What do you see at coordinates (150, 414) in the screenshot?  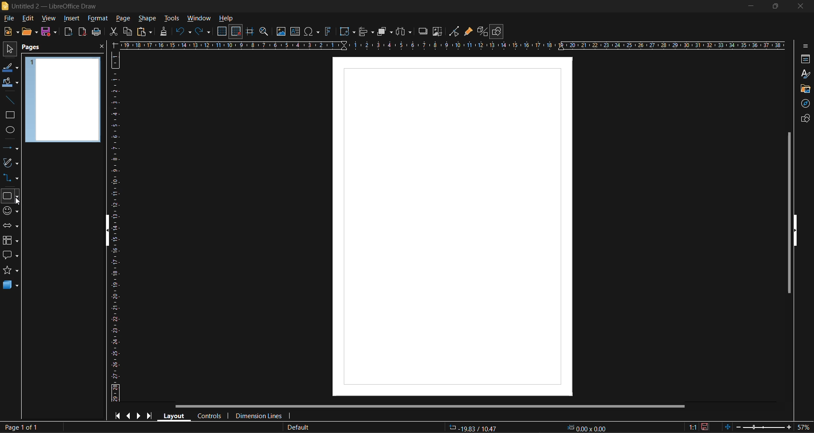 I see `last` at bounding box center [150, 414].